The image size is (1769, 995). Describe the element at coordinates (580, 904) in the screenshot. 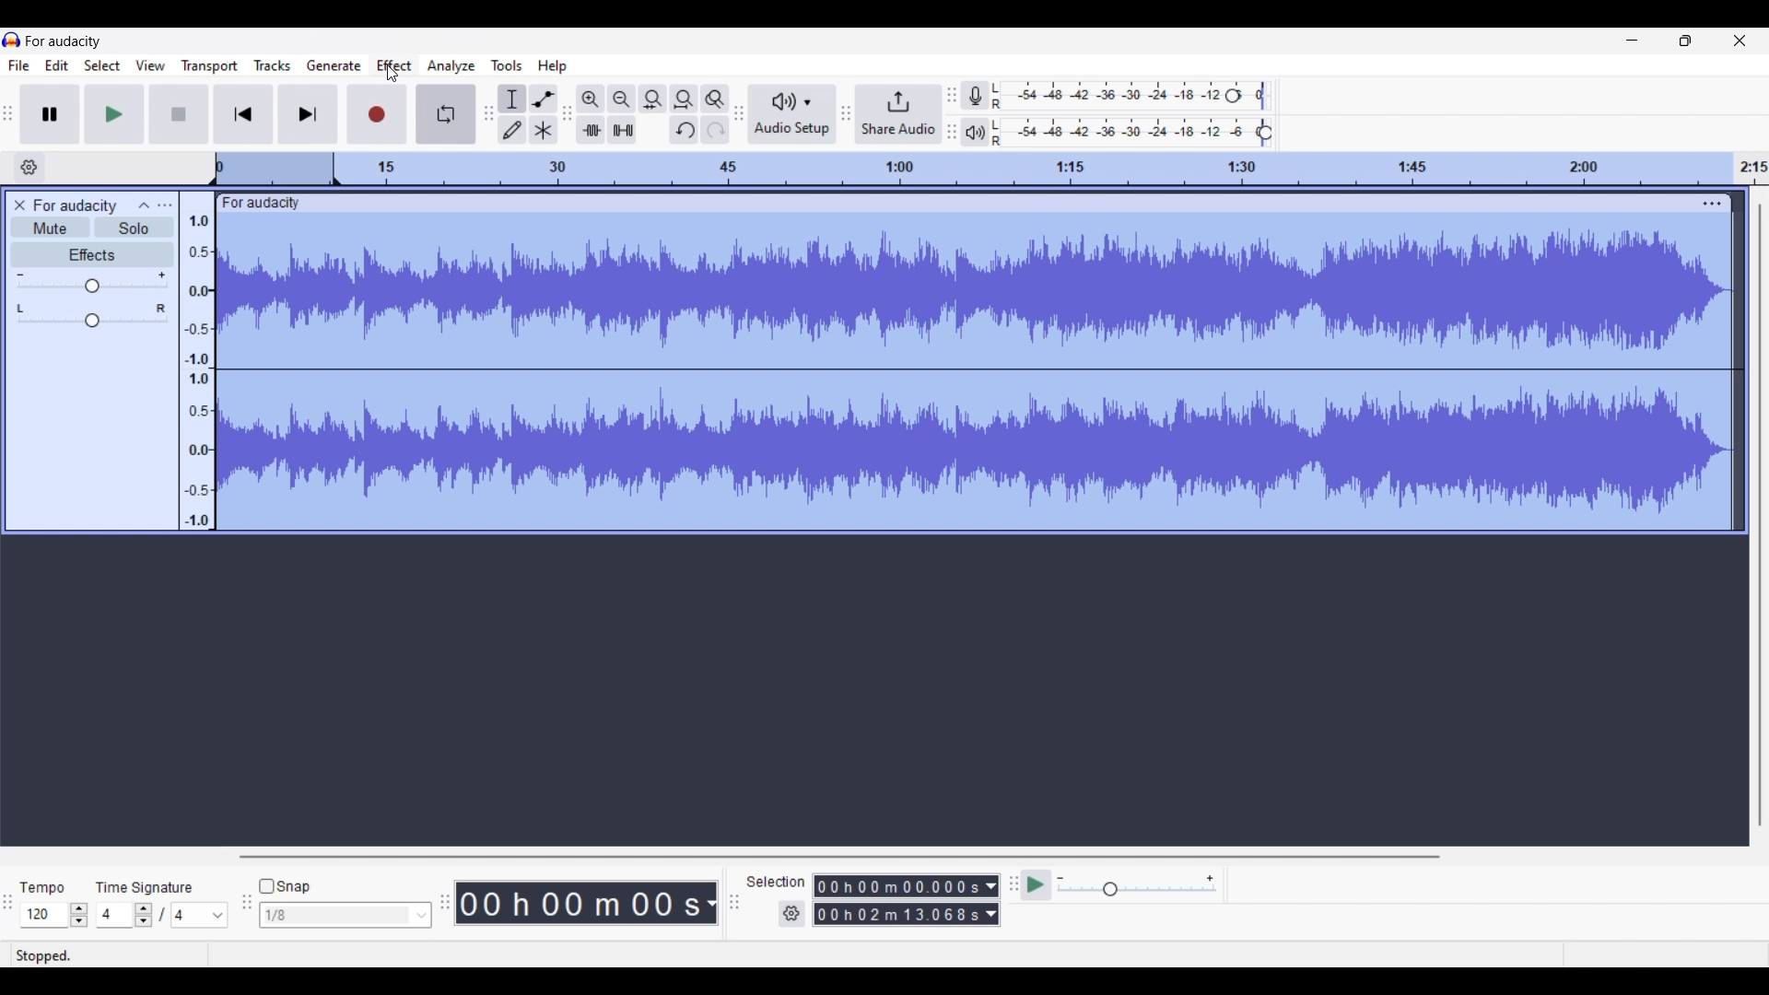

I see `Duration of recorded audio` at that location.